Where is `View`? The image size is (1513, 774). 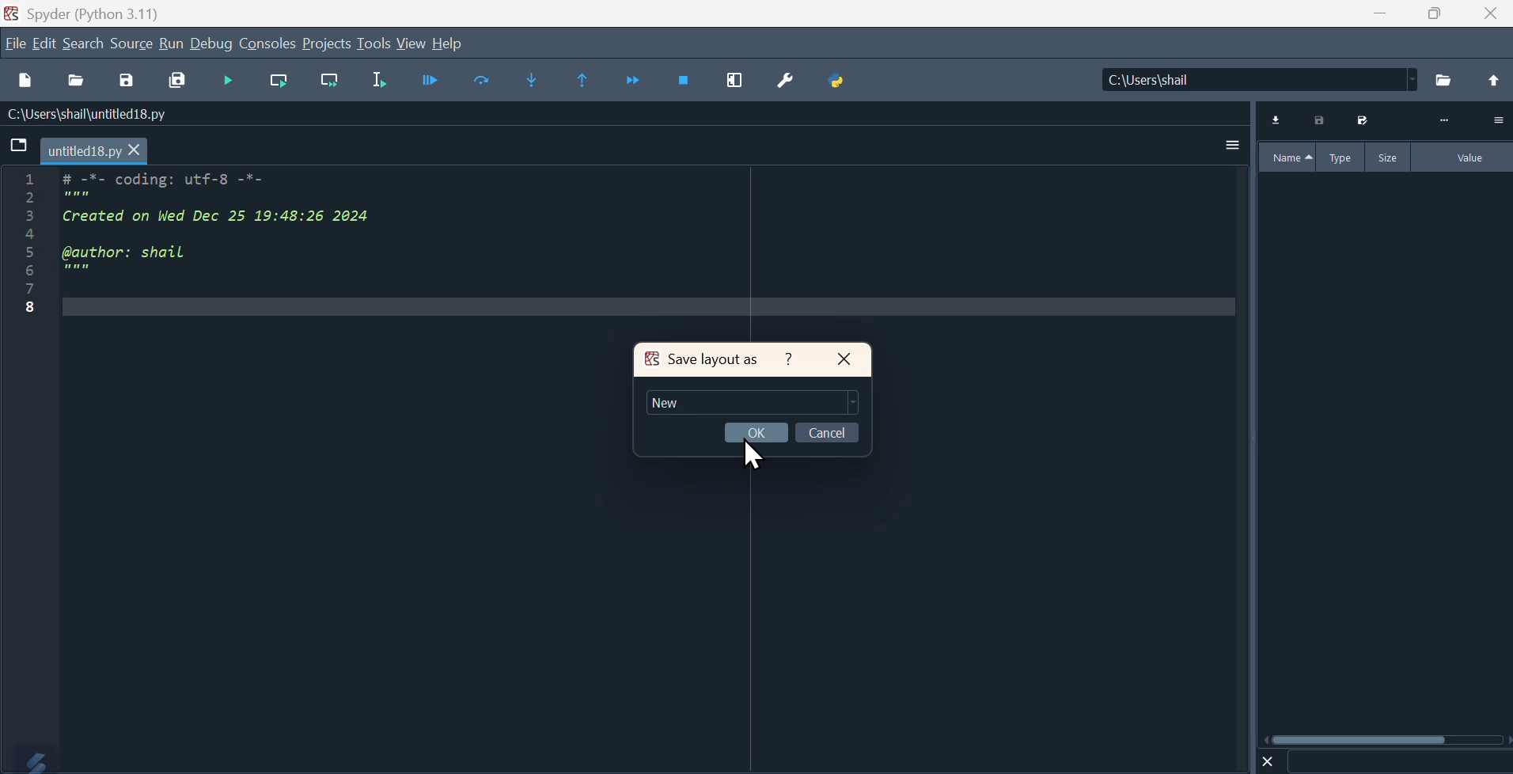
View is located at coordinates (412, 44).